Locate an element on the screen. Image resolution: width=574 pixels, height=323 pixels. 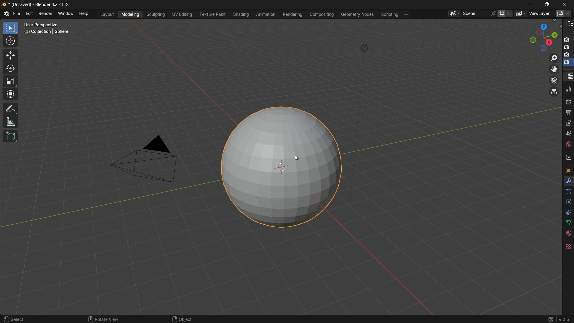
cursor is located at coordinates (299, 156).